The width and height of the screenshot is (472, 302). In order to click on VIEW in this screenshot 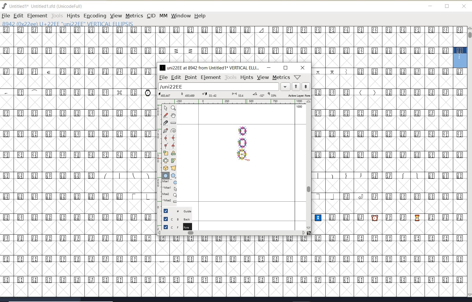, I will do `click(115, 16)`.